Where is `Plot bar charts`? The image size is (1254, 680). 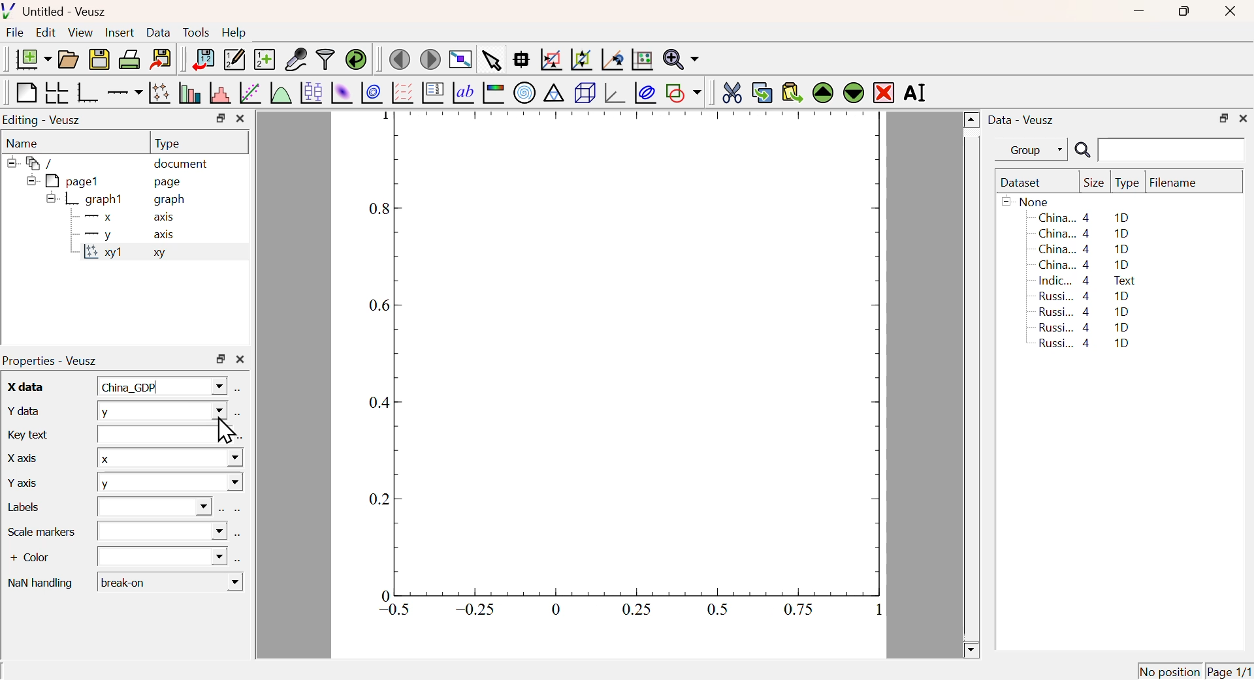 Plot bar charts is located at coordinates (189, 93).